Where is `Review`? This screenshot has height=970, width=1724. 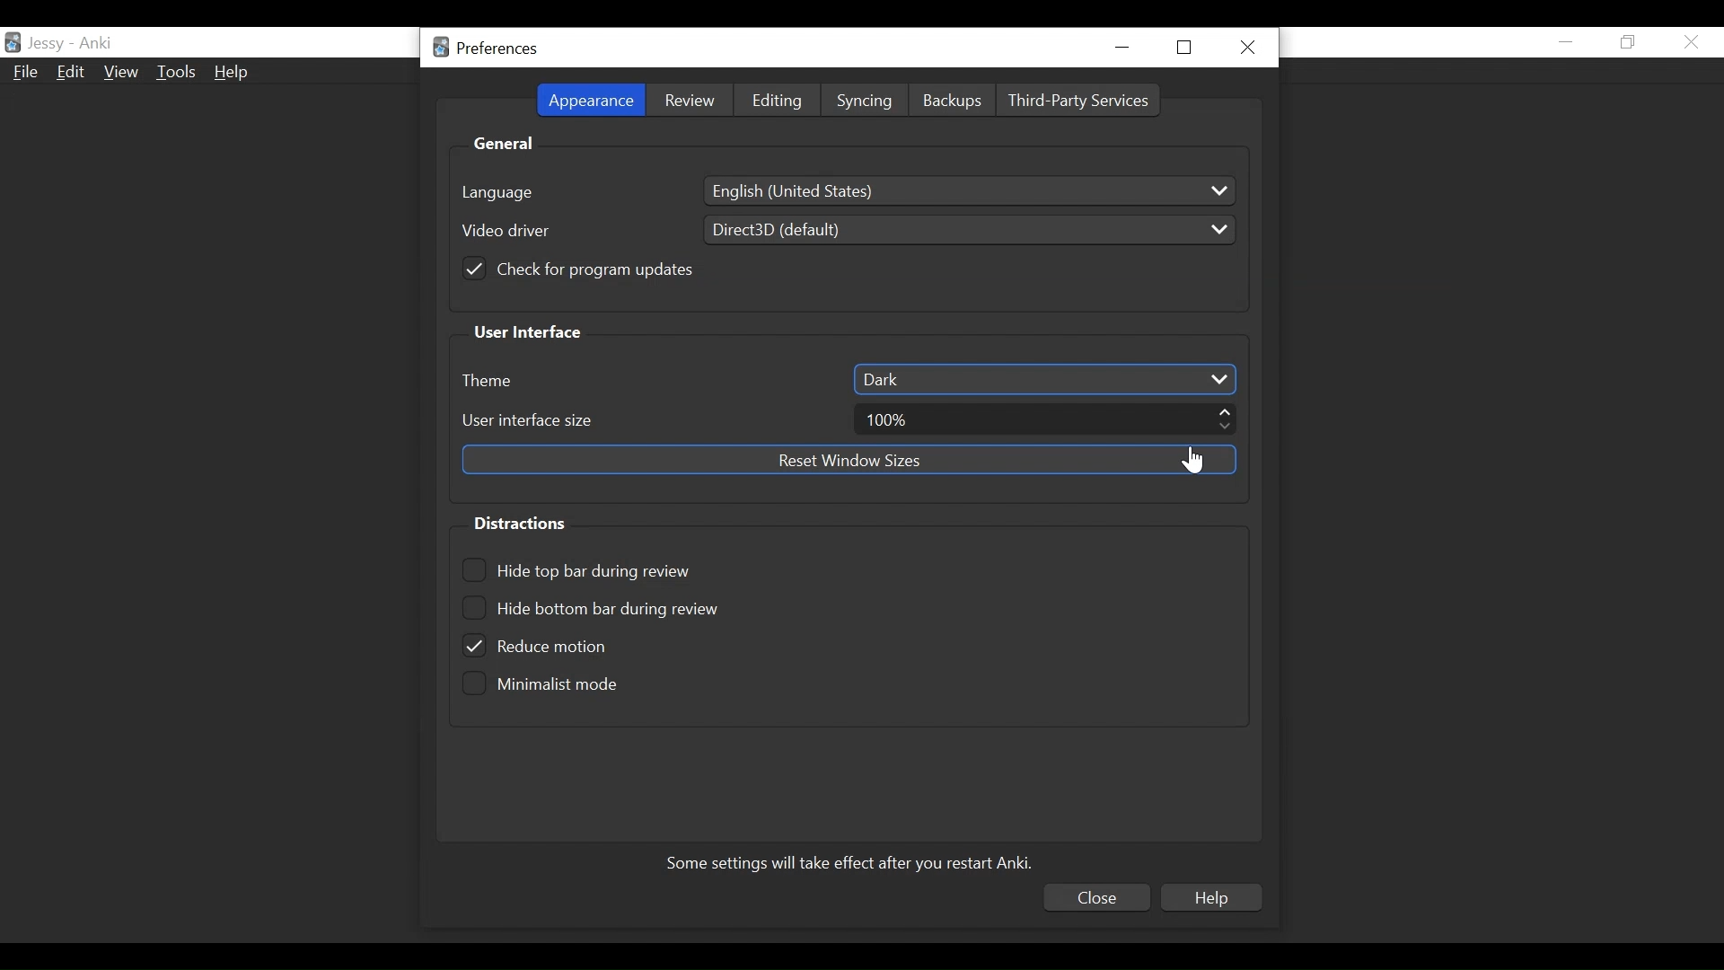 Review is located at coordinates (688, 102).